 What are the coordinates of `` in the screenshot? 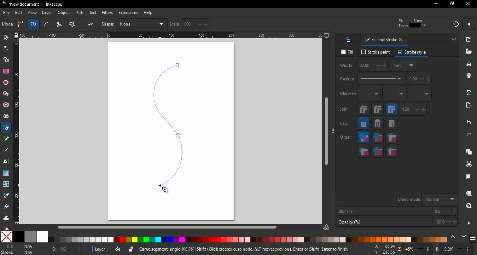 It's located at (6, 228).